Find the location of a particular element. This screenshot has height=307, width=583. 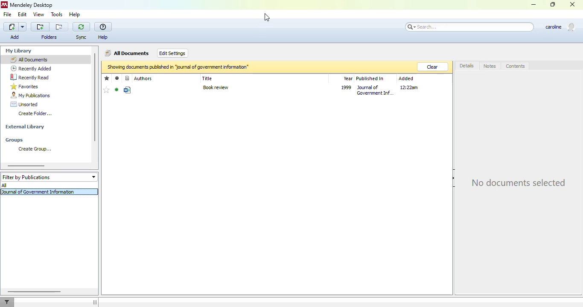

external library is located at coordinates (25, 127).